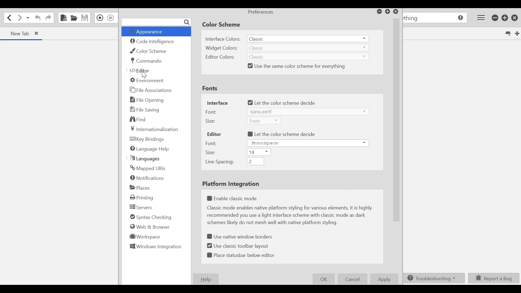 The height and width of the screenshot is (293, 521). Describe the element at coordinates (155, 31) in the screenshot. I see `Appearance` at that location.